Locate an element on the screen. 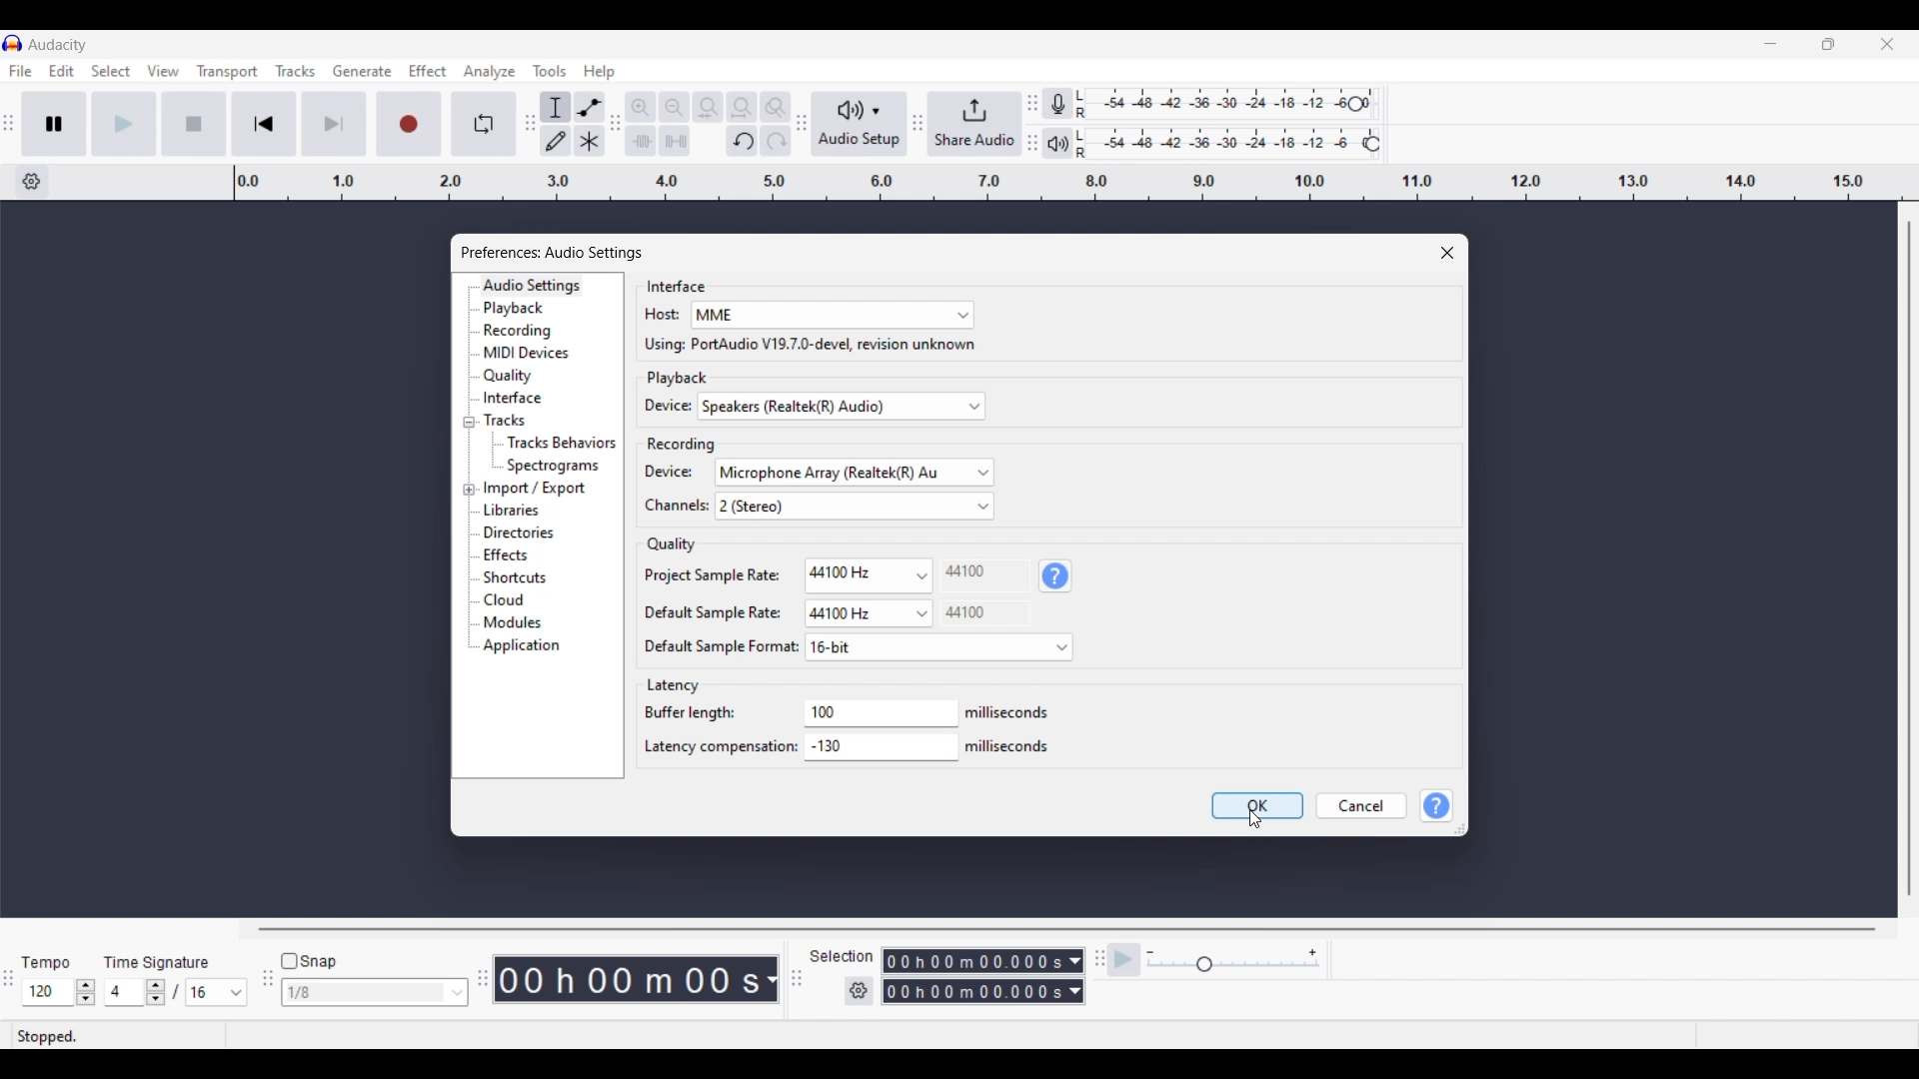 Image resolution: width=1919 pixels, height=1079 pixels. Modules is located at coordinates (528, 623).